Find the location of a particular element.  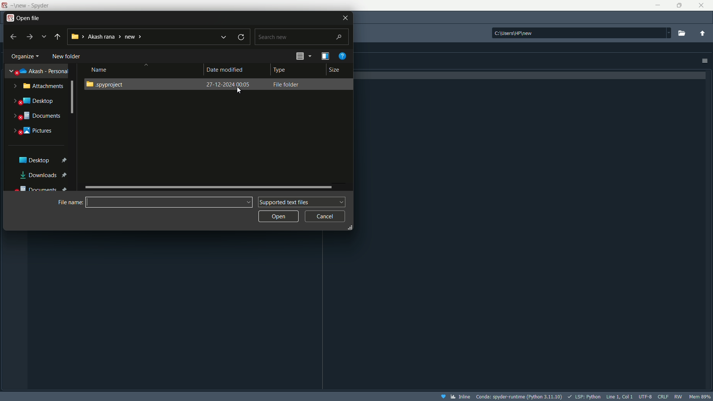

back is located at coordinates (13, 37).